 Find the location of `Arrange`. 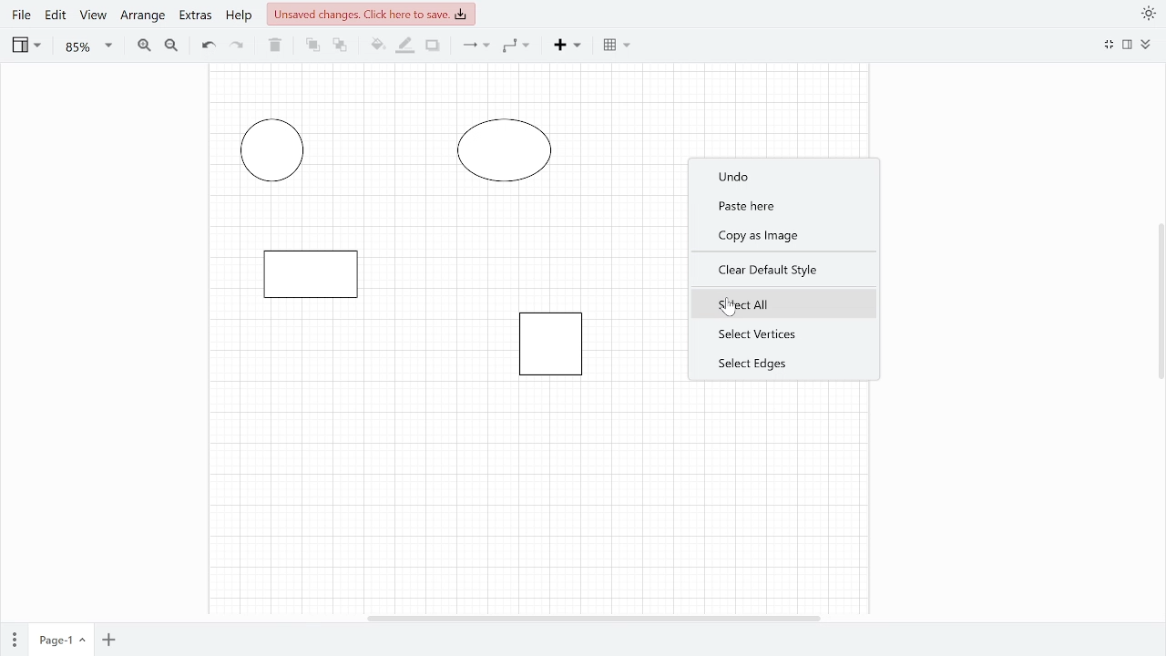

Arrange is located at coordinates (144, 19).